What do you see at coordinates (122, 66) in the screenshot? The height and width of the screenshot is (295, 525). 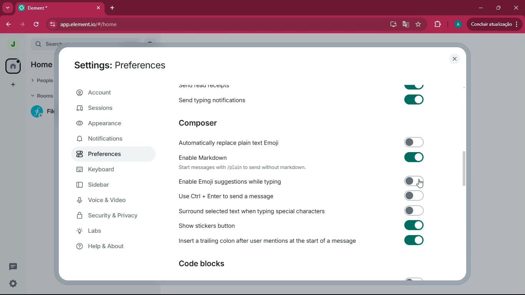 I see `settings: preferences` at bounding box center [122, 66].